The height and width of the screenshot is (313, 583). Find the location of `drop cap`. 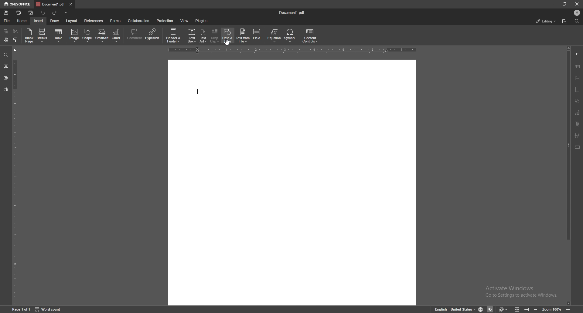

drop cap is located at coordinates (215, 36).